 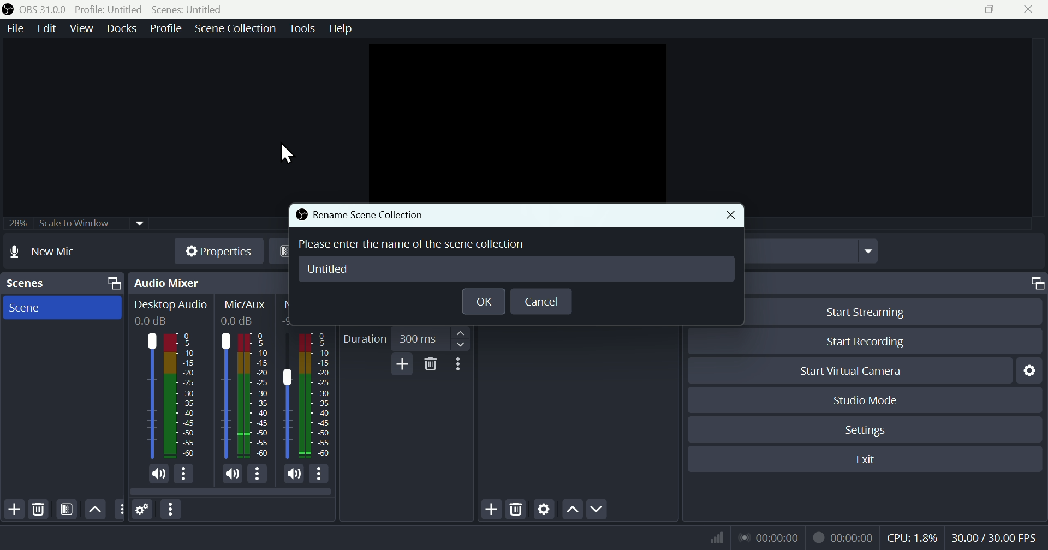 I want to click on Exit, so click(x=867, y=461).